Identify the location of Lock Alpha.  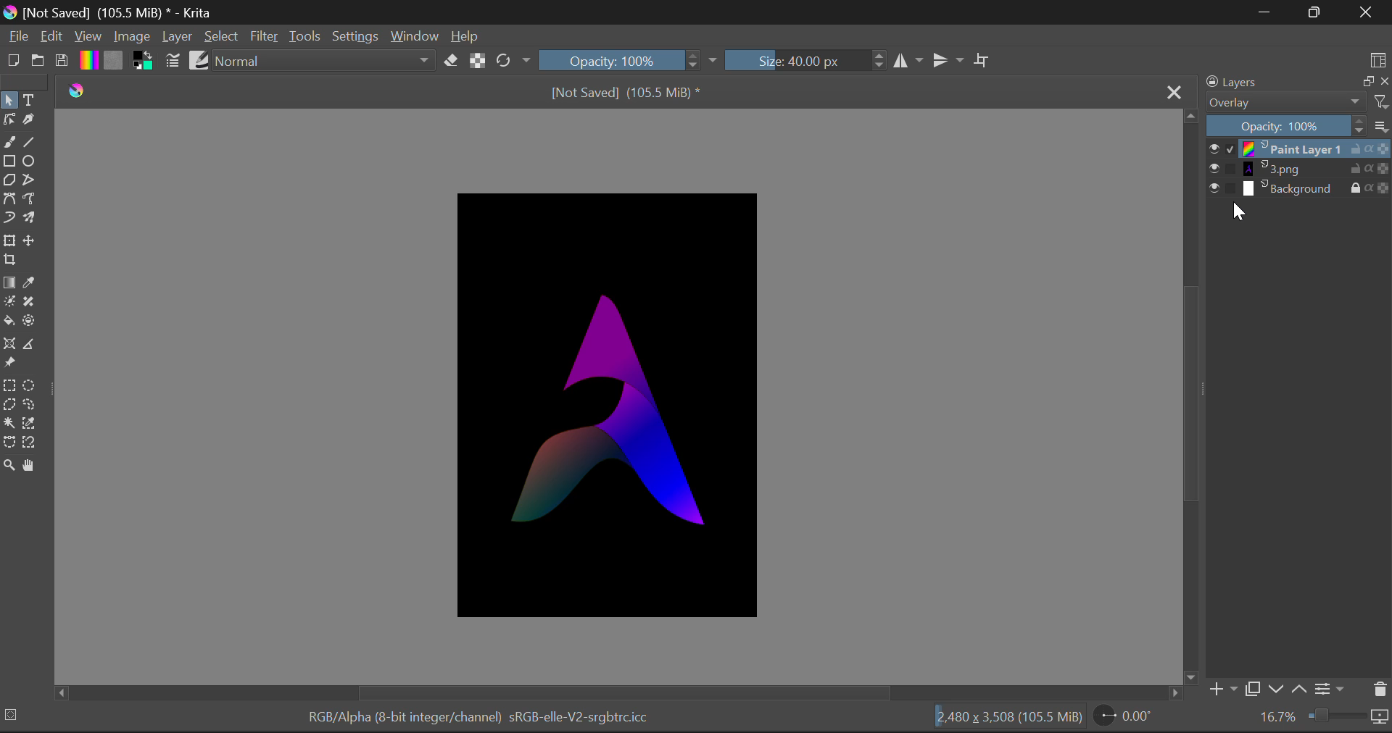
(478, 63).